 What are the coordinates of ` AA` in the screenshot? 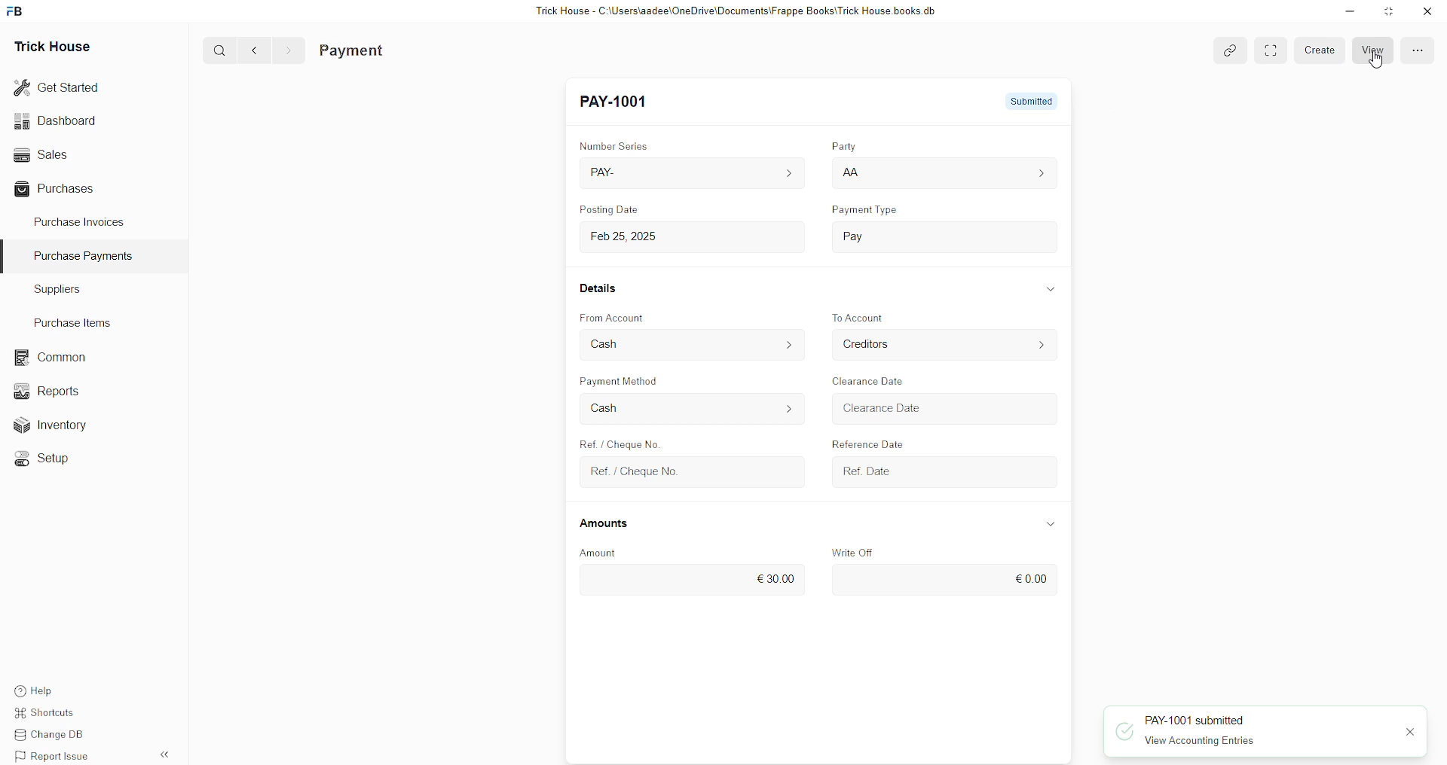 It's located at (852, 174).